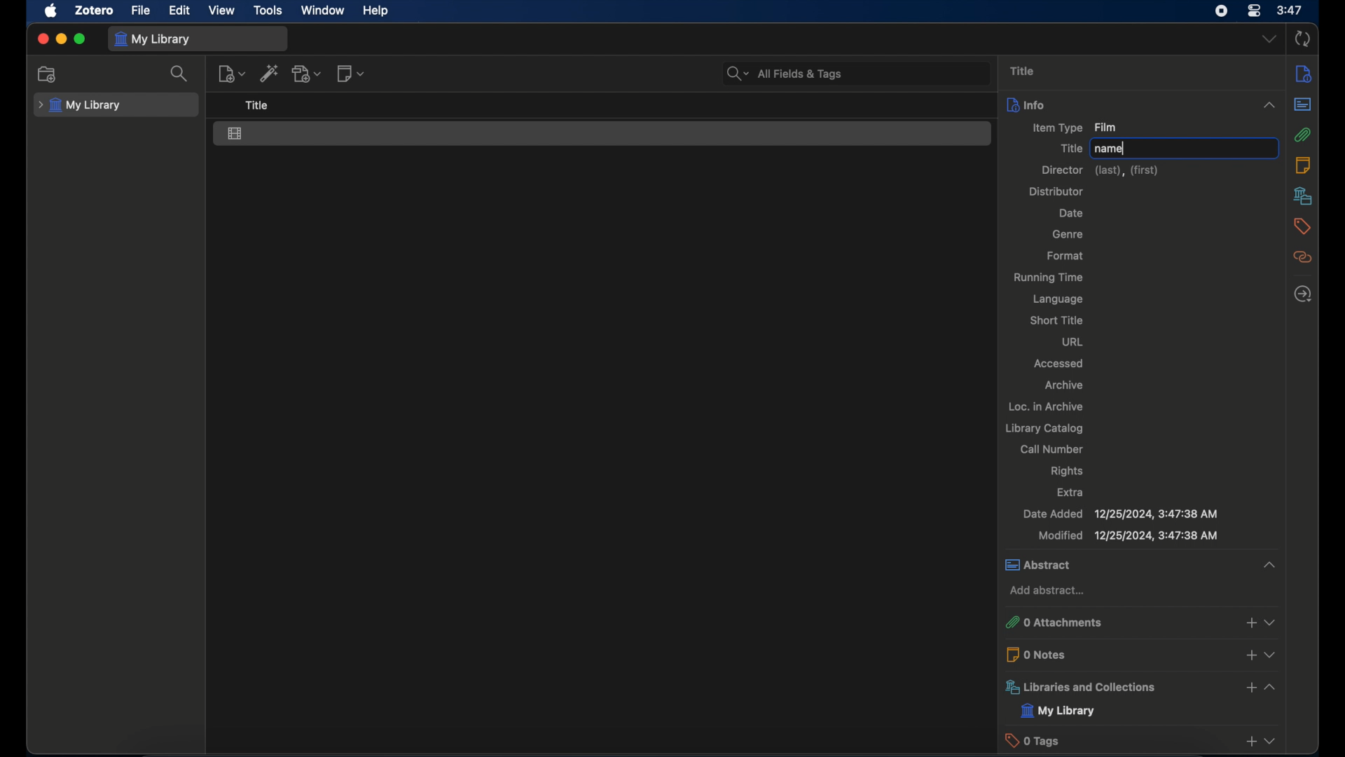  What do you see at coordinates (1222, 11) in the screenshot?
I see `screen recorder` at bounding box center [1222, 11].